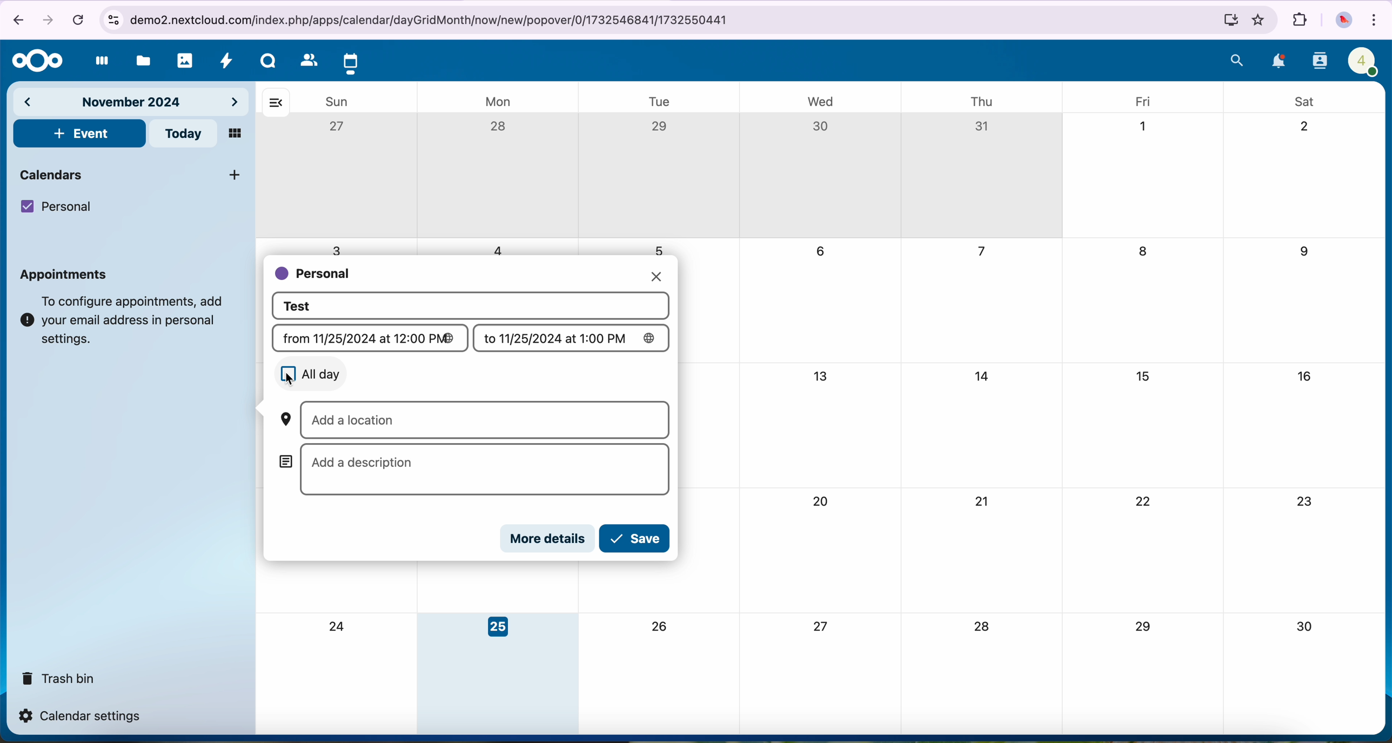 The height and width of the screenshot is (743, 1392). Describe the element at coordinates (56, 207) in the screenshot. I see `personal` at that location.